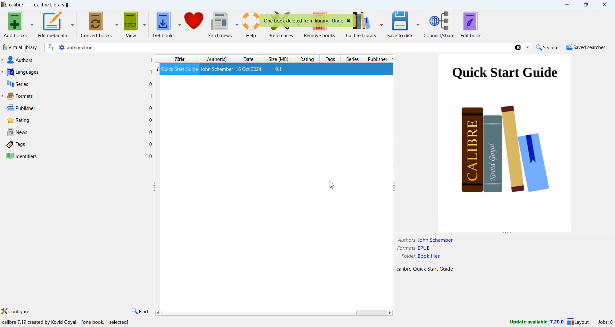 This screenshot has width=615, height=327. What do you see at coordinates (151, 72) in the screenshot?
I see `1` at bounding box center [151, 72].